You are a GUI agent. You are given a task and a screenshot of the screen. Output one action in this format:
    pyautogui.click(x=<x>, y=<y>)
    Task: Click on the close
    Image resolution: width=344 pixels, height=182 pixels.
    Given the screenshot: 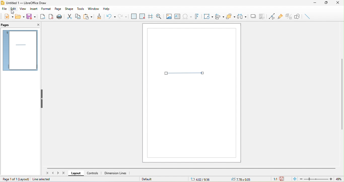 What is the action you would take?
    pyautogui.click(x=339, y=3)
    